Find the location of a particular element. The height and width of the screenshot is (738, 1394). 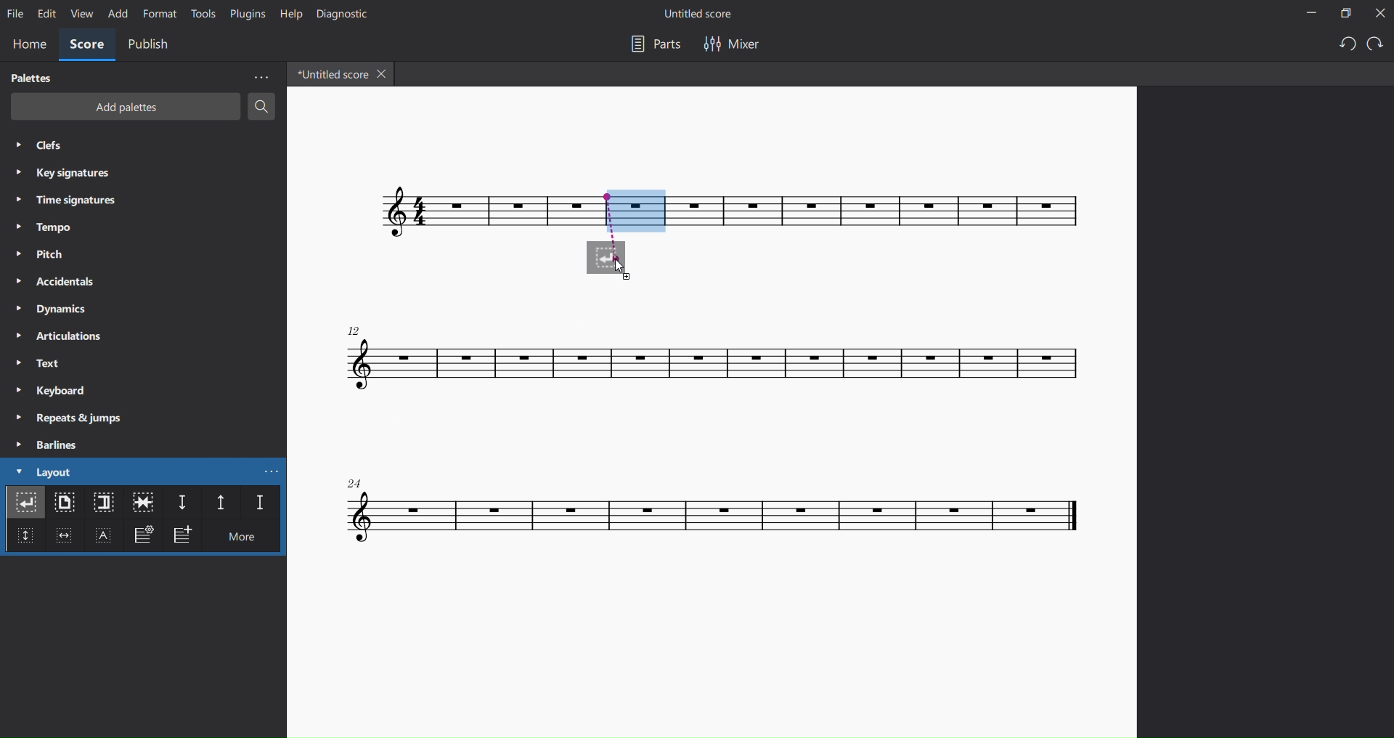

edit is located at coordinates (46, 14).